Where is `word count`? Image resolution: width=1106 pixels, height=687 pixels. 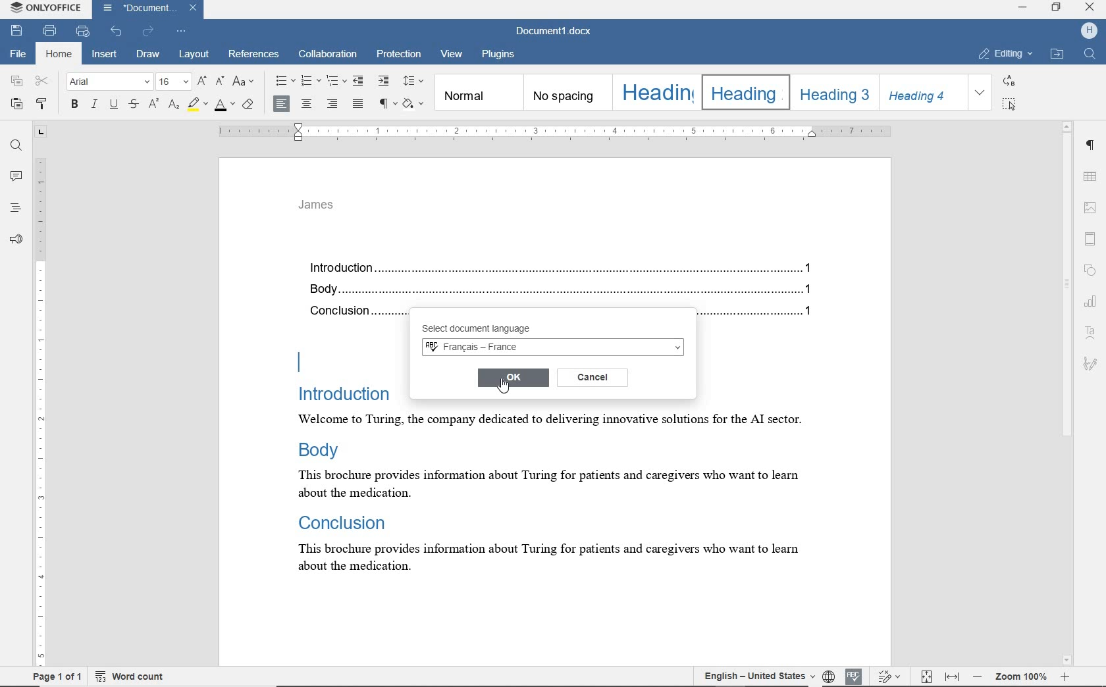
word count is located at coordinates (137, 676).